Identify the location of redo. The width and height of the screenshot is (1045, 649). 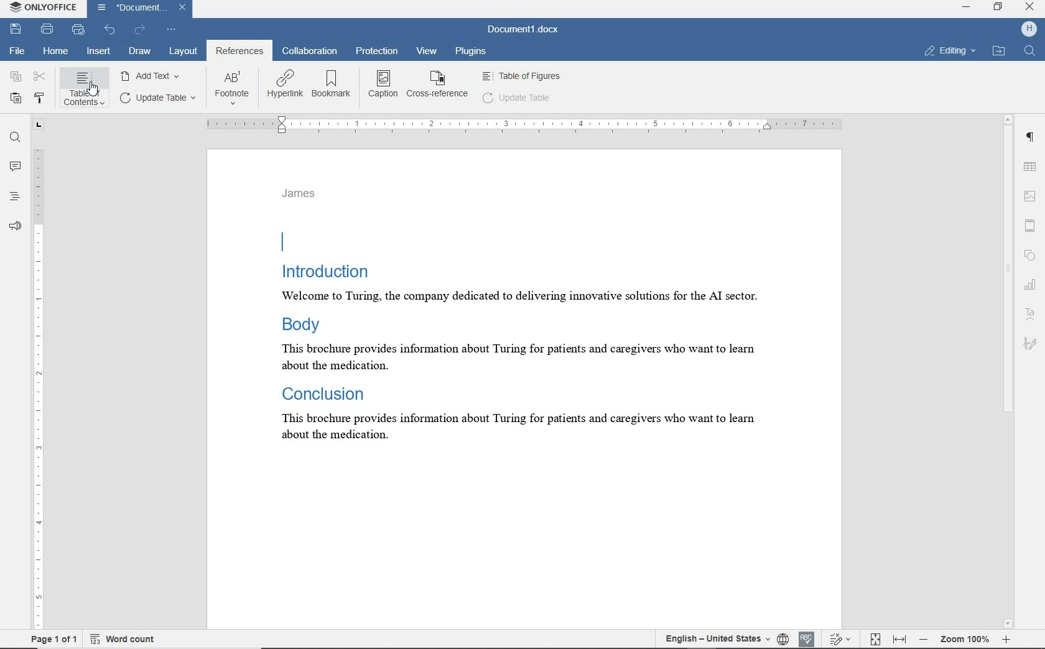
(141, 30).